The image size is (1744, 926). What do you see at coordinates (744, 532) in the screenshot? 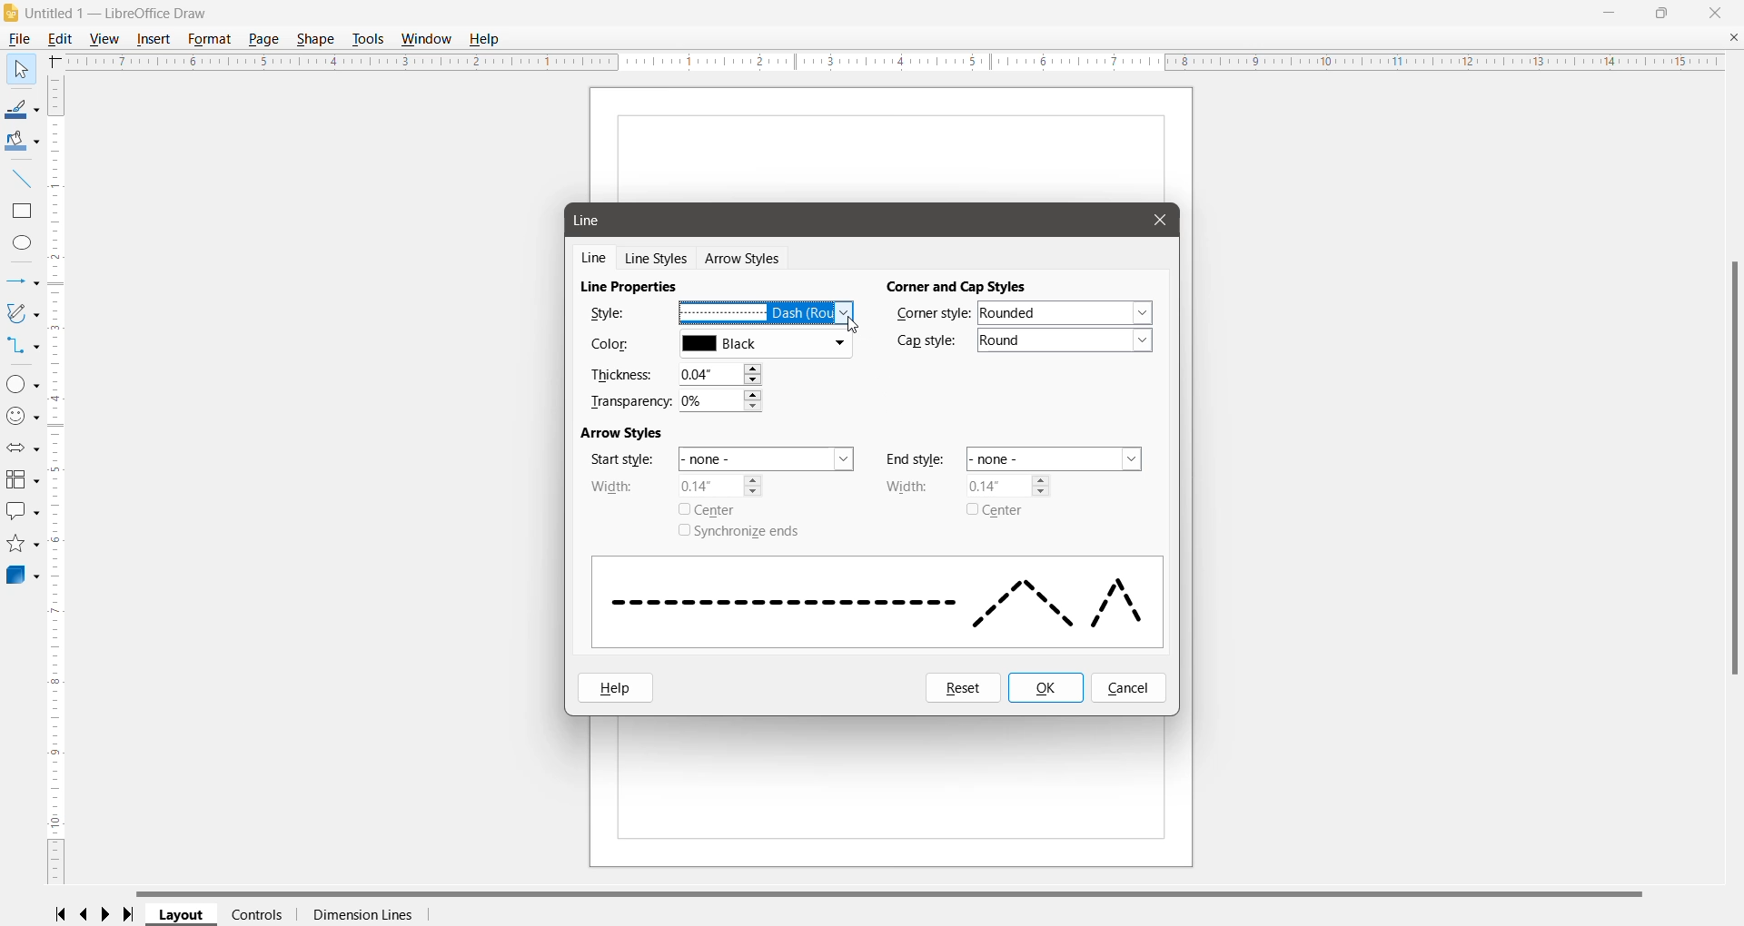
I see `Synchronize ends` at bounding box center [744, 532].